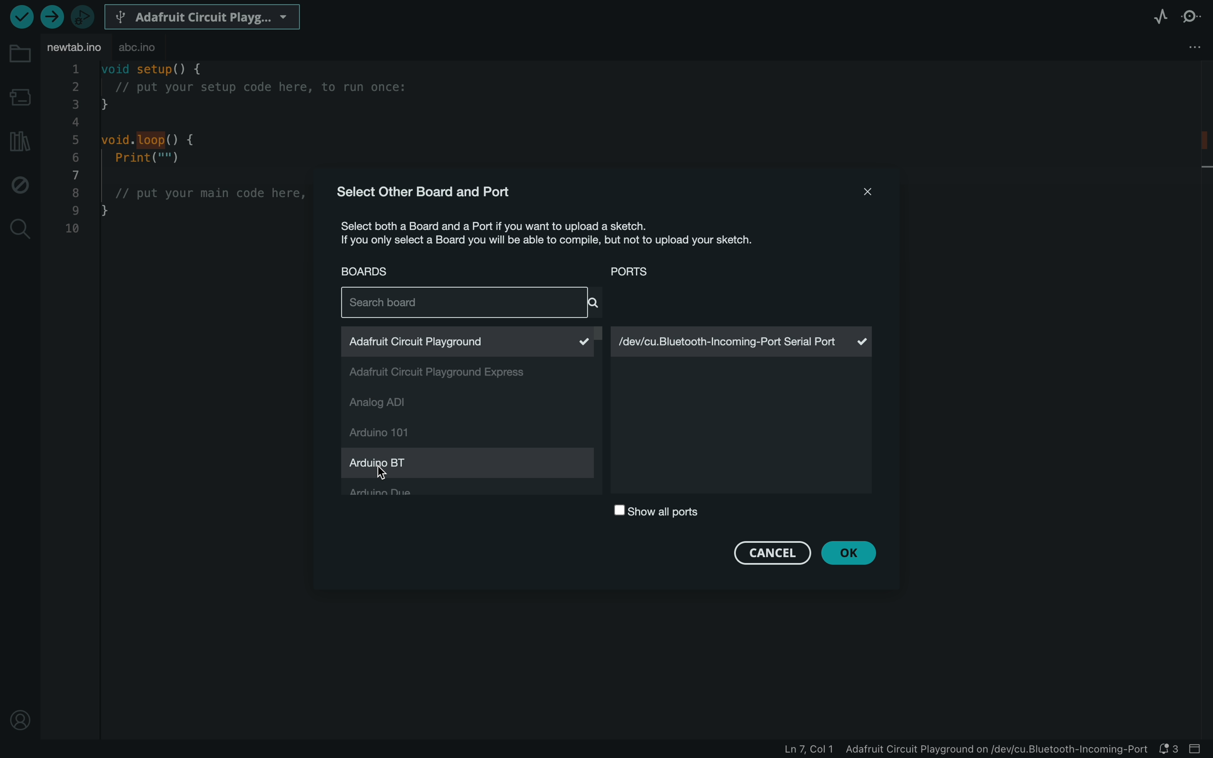 This screenshot has width=1213, height=758. I want to click on boards, so click(377, 274).